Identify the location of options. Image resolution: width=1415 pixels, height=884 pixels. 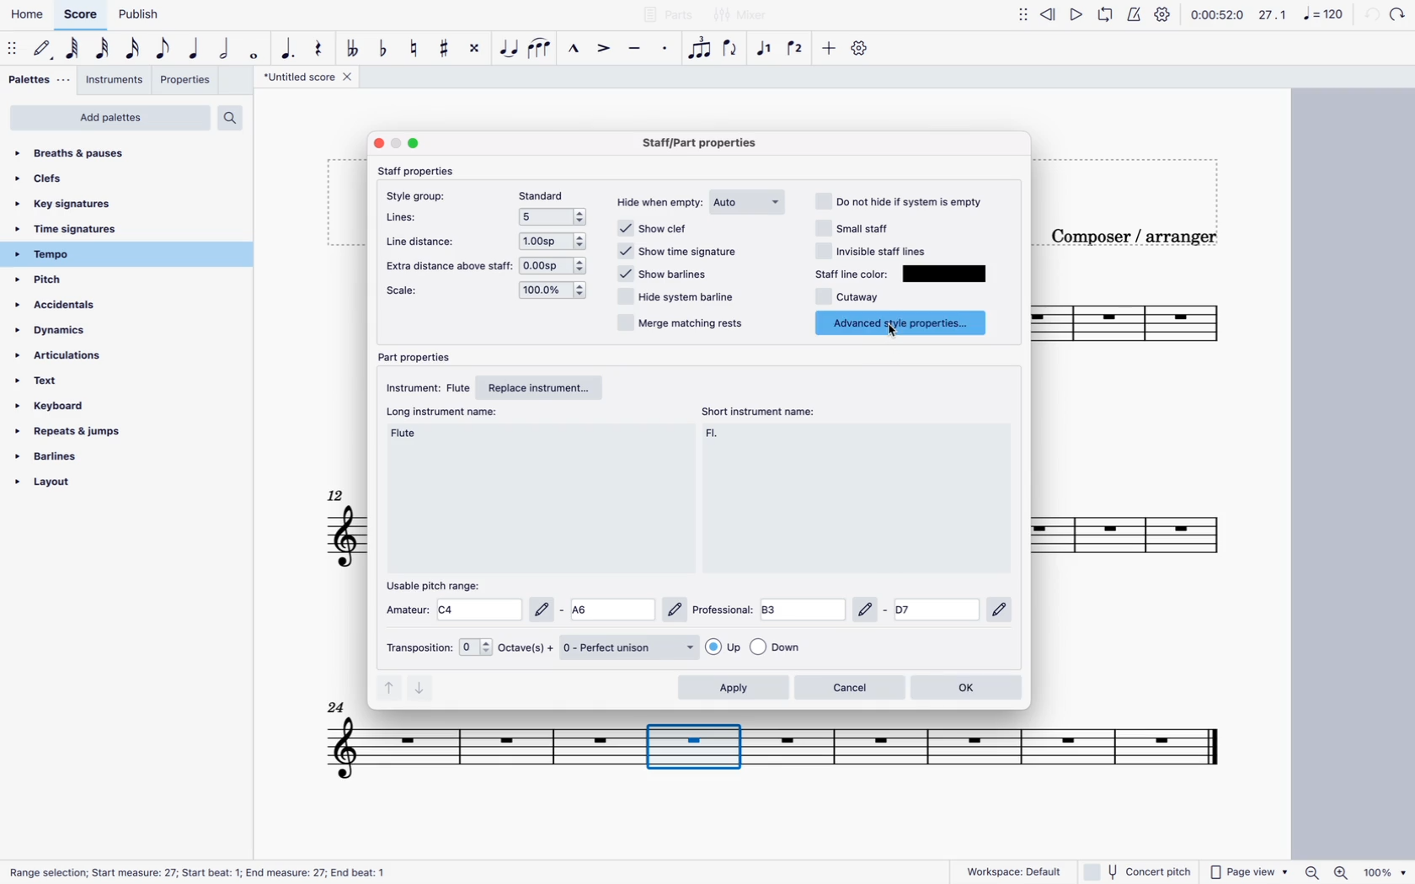
(553, 216).